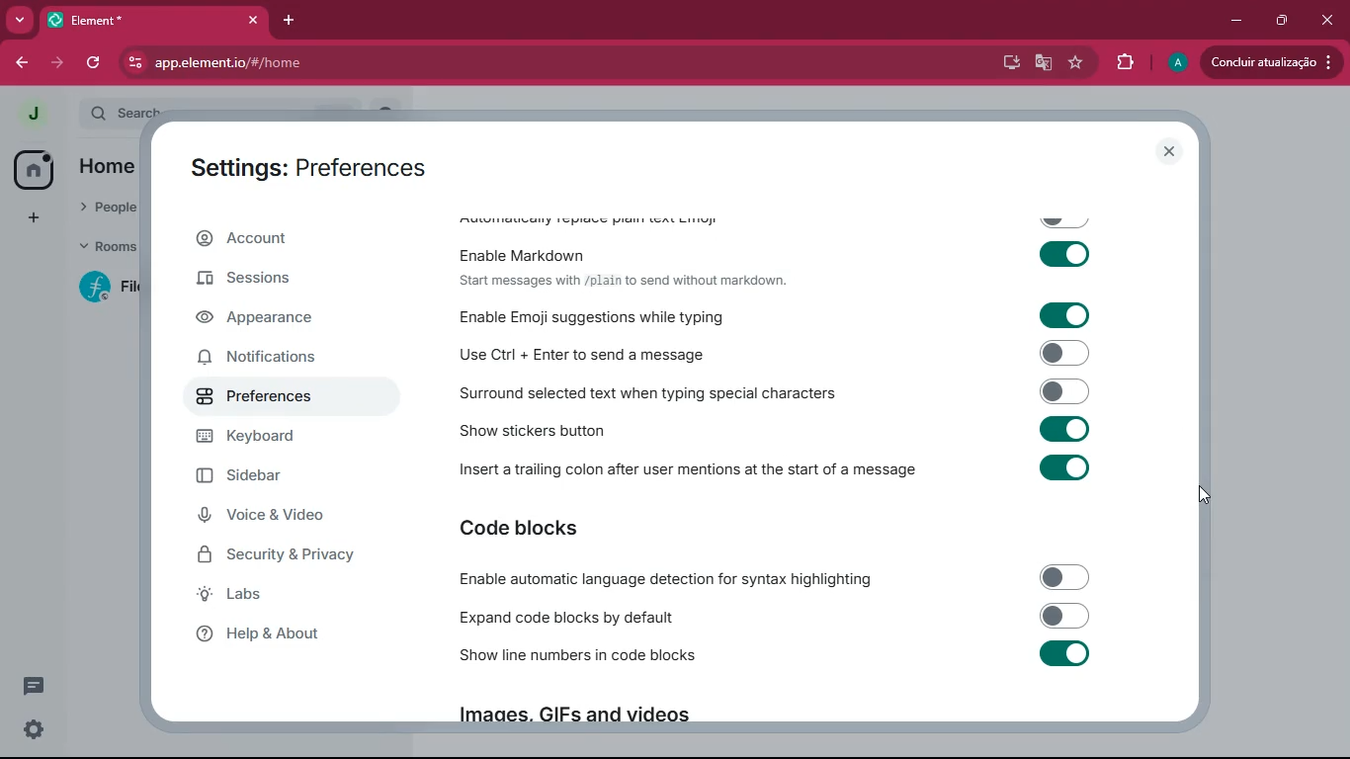 This screenshot has height=759, width=1350. Describe the element at coordinates (771, 394) in the screenshot. I see `Surround selected text when typing special characters` at that location.